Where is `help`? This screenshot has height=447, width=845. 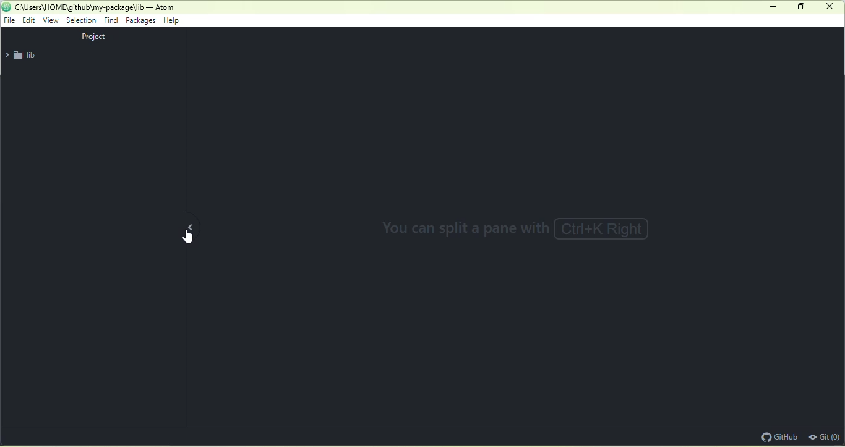 help is located at coordinates (175, 22).